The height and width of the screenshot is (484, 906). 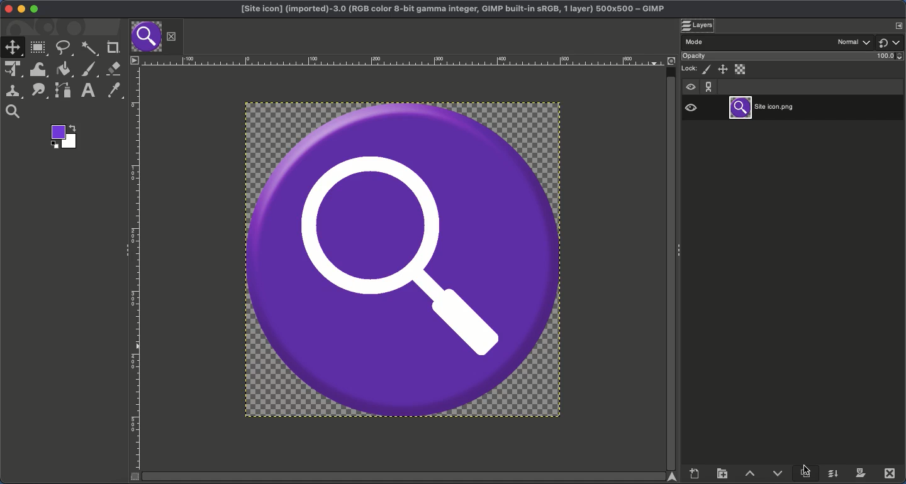 I want to click on GIMP project, so click(x=456, y=10).